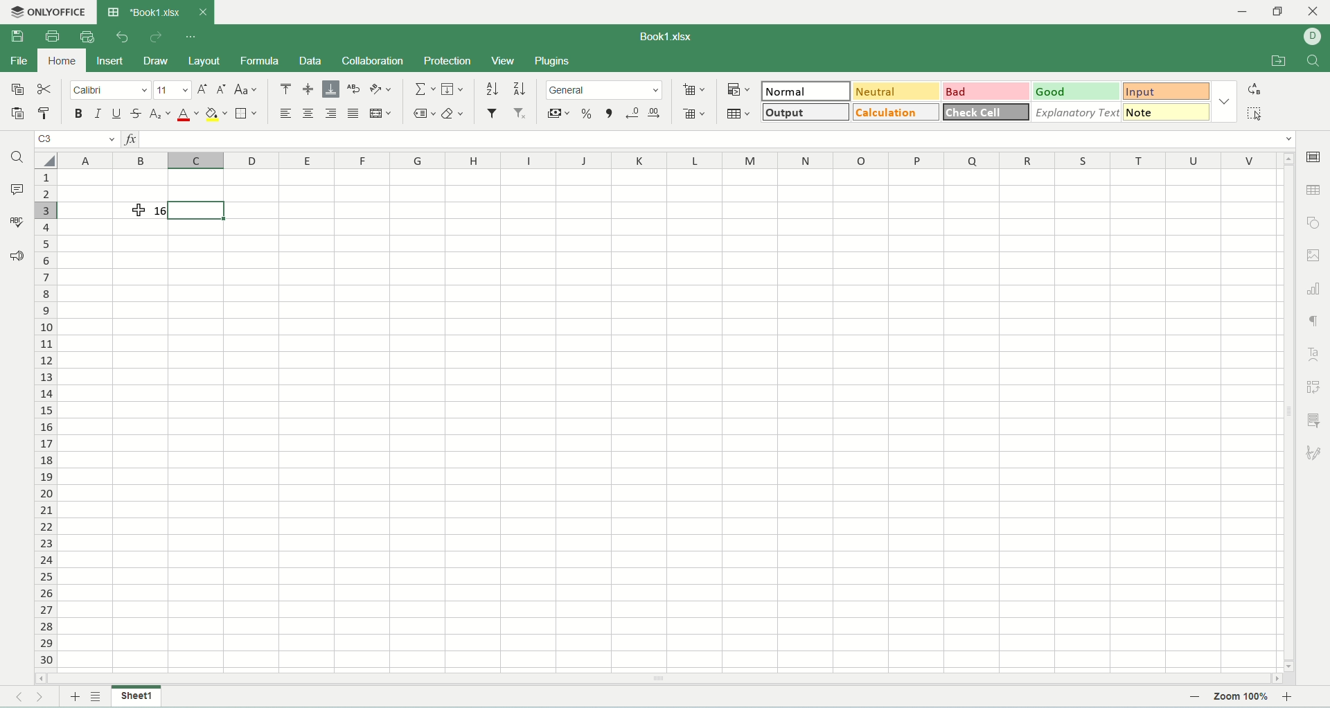  What do you see at coordinates (17, 258) in the screenshot?
I see `support and feedback` at bounding box center [17, 258].